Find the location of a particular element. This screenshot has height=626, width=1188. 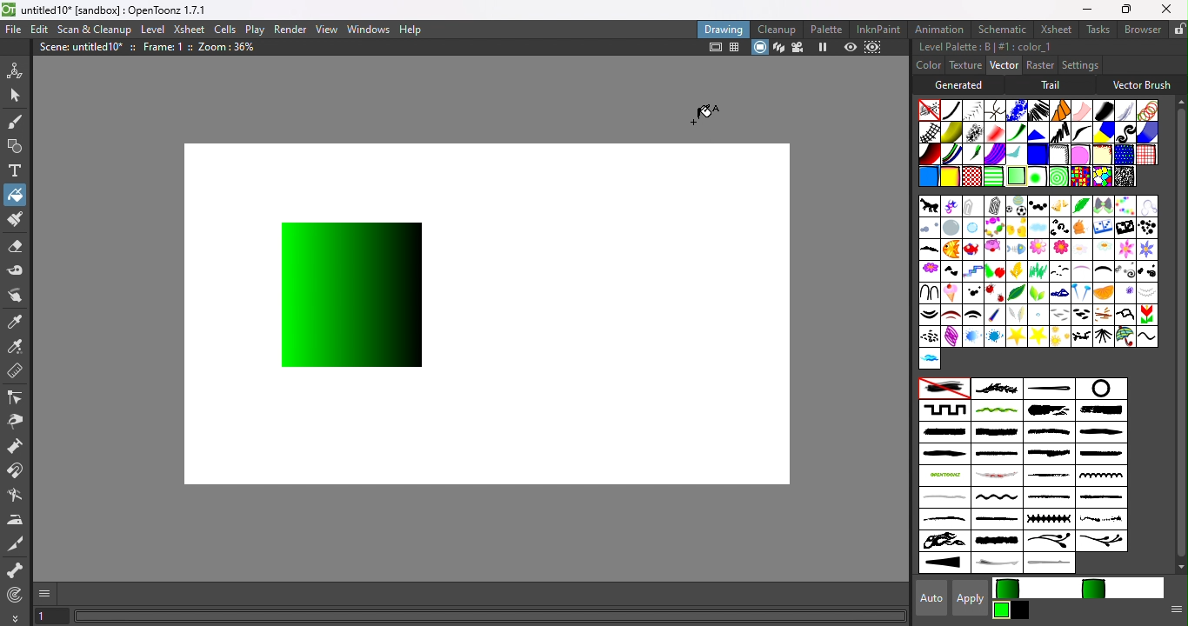

Generated is located at coordinates (963, 84).